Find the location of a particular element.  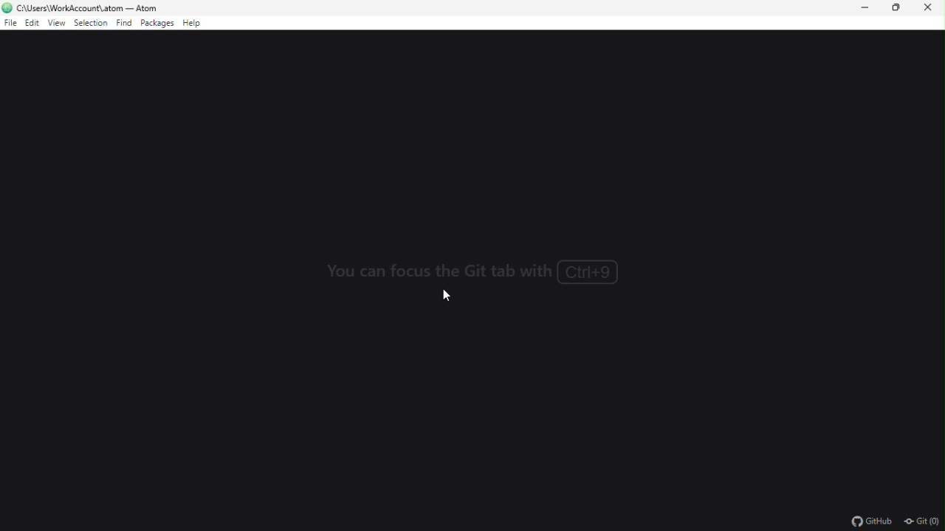

You can focus the Git tab with Ctrl+9 is located at coordinates (469, 271).